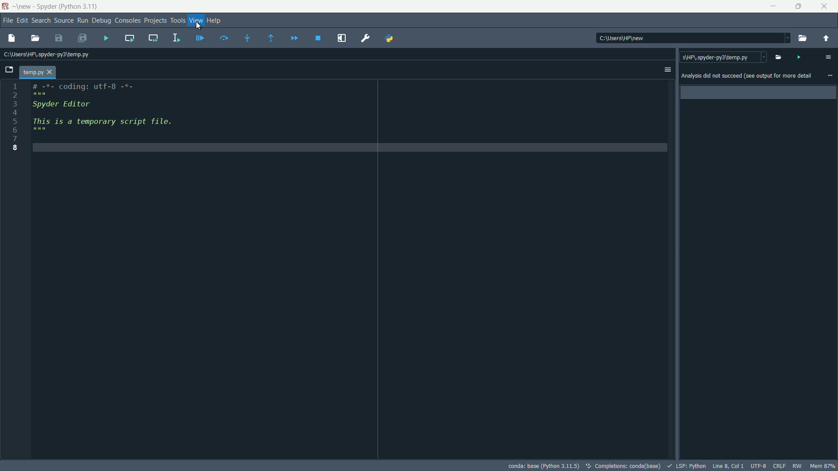 The height and width of the screenshot is (471, 838). Describe the element at coordinates (667, 70) in the screenshot. I see `options` at that location.